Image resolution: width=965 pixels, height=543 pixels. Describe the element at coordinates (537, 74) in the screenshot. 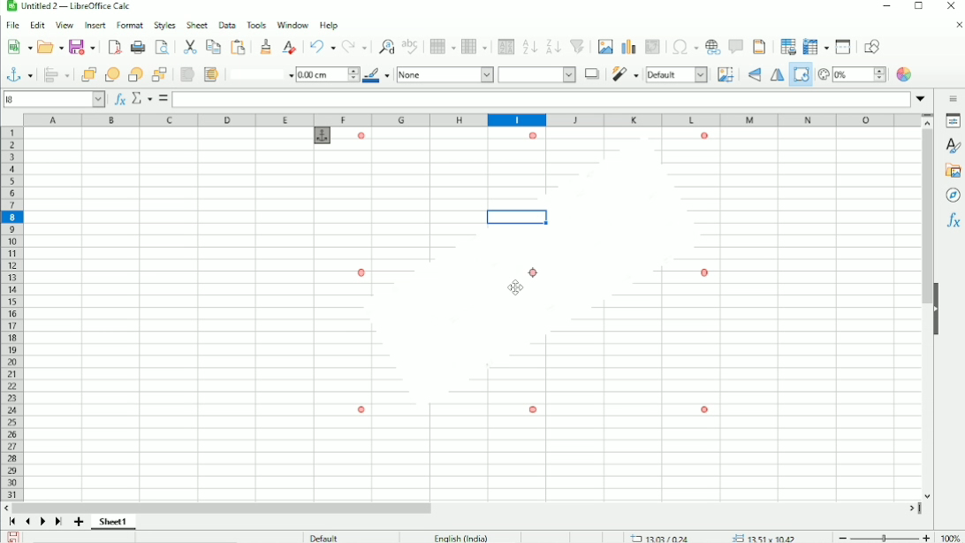

I see `Area style` at that location.